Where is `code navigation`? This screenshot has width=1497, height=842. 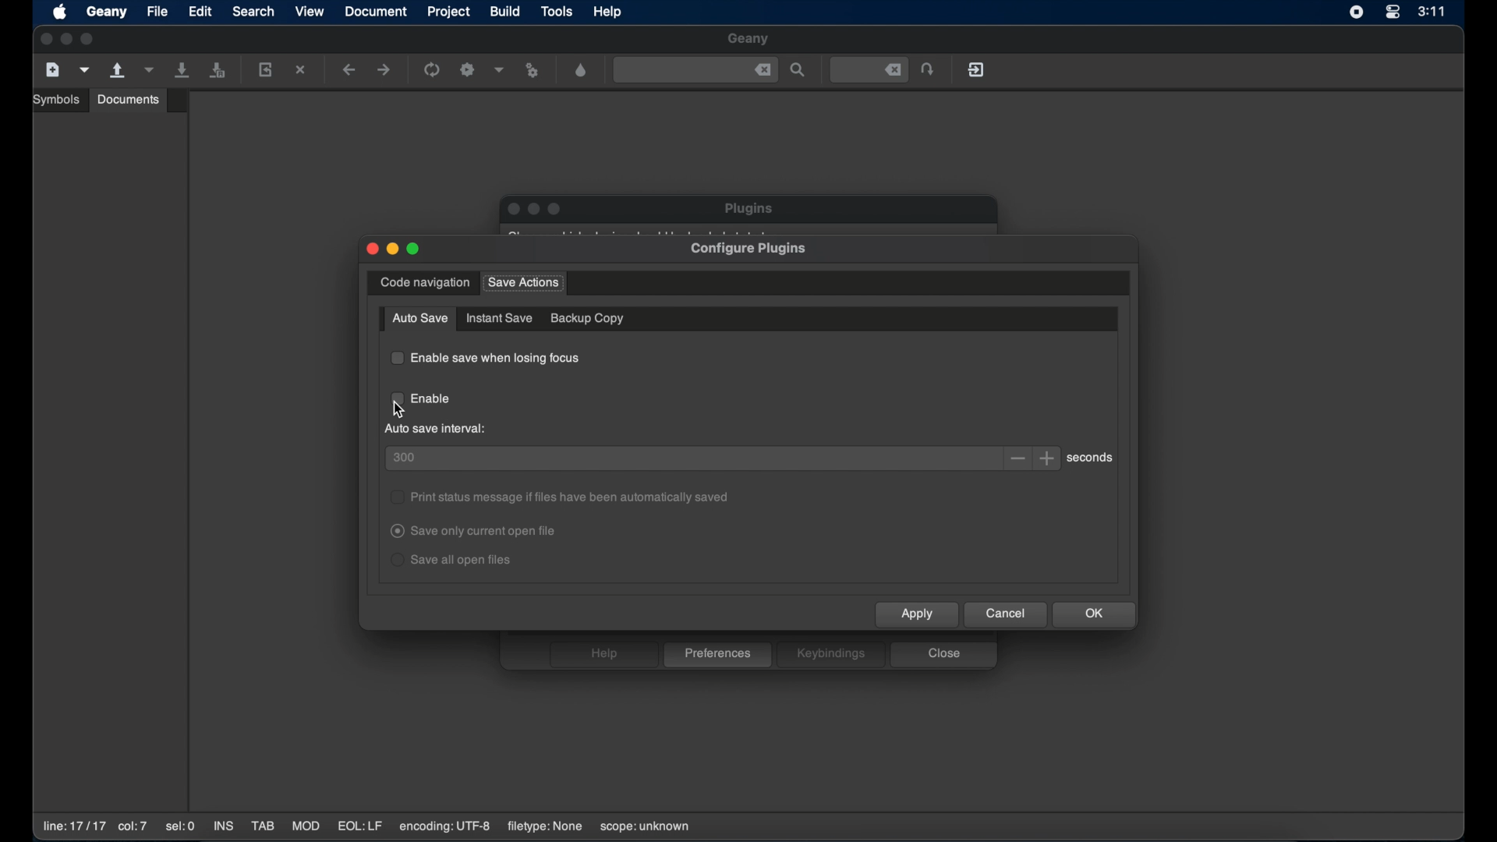 code navigation is located at coordinates (425, 283).